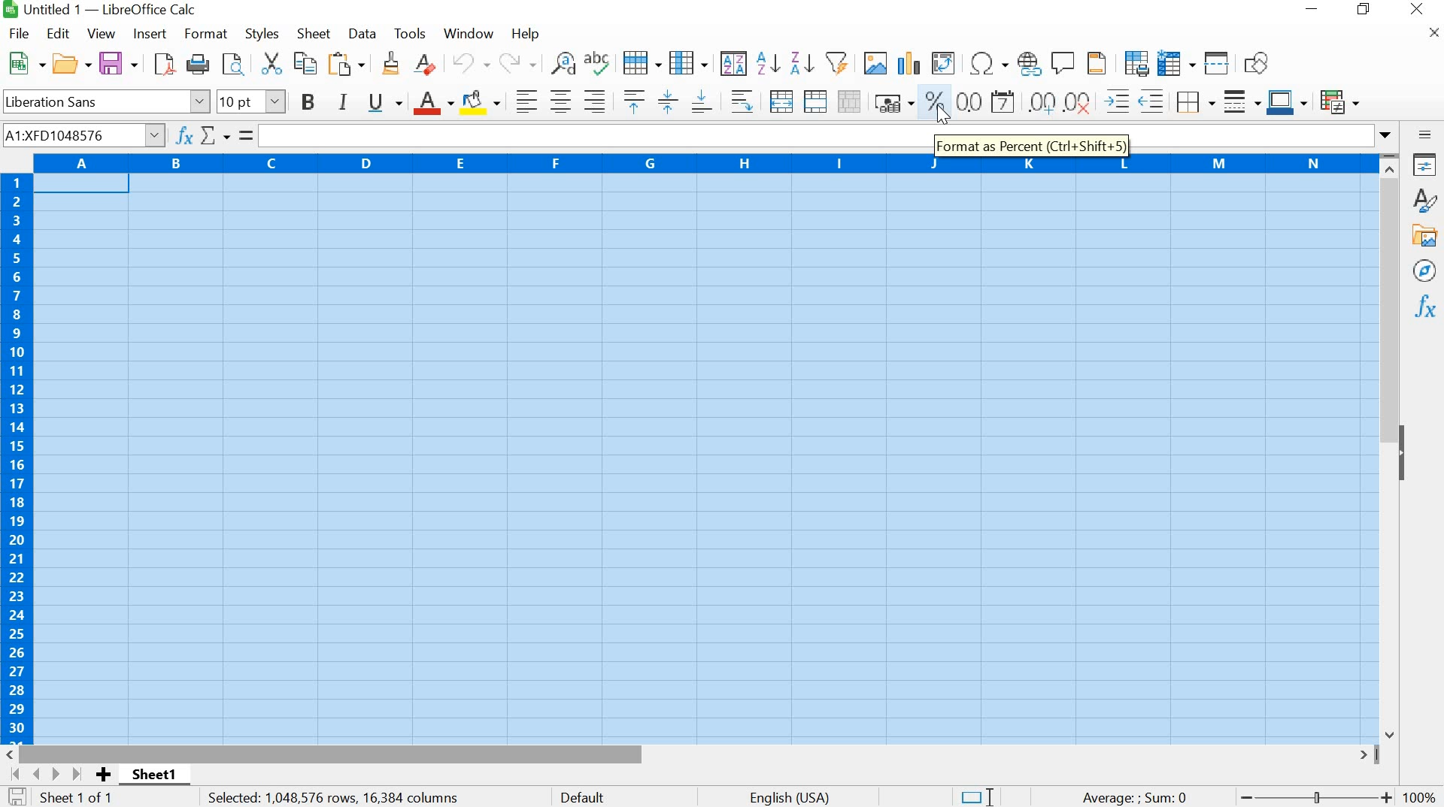 The width and height of the screenshot is (1444, 807). What do you see at coordinates (1003, 102) in the screenshot?
I see `Format as Date` at bounding box center [1003, 102].